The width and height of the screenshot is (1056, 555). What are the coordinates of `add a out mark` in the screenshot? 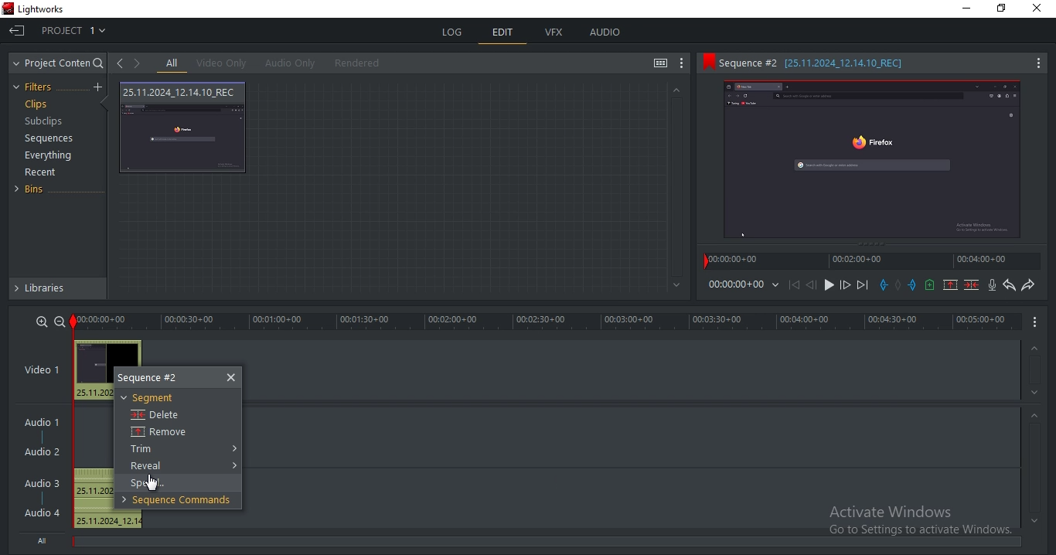 It's located at (912, 284).